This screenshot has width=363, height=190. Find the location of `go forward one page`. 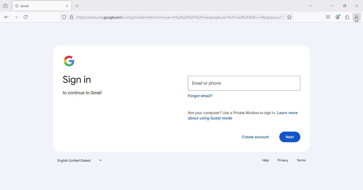

go forward one page is located at coordinates (16, 17).